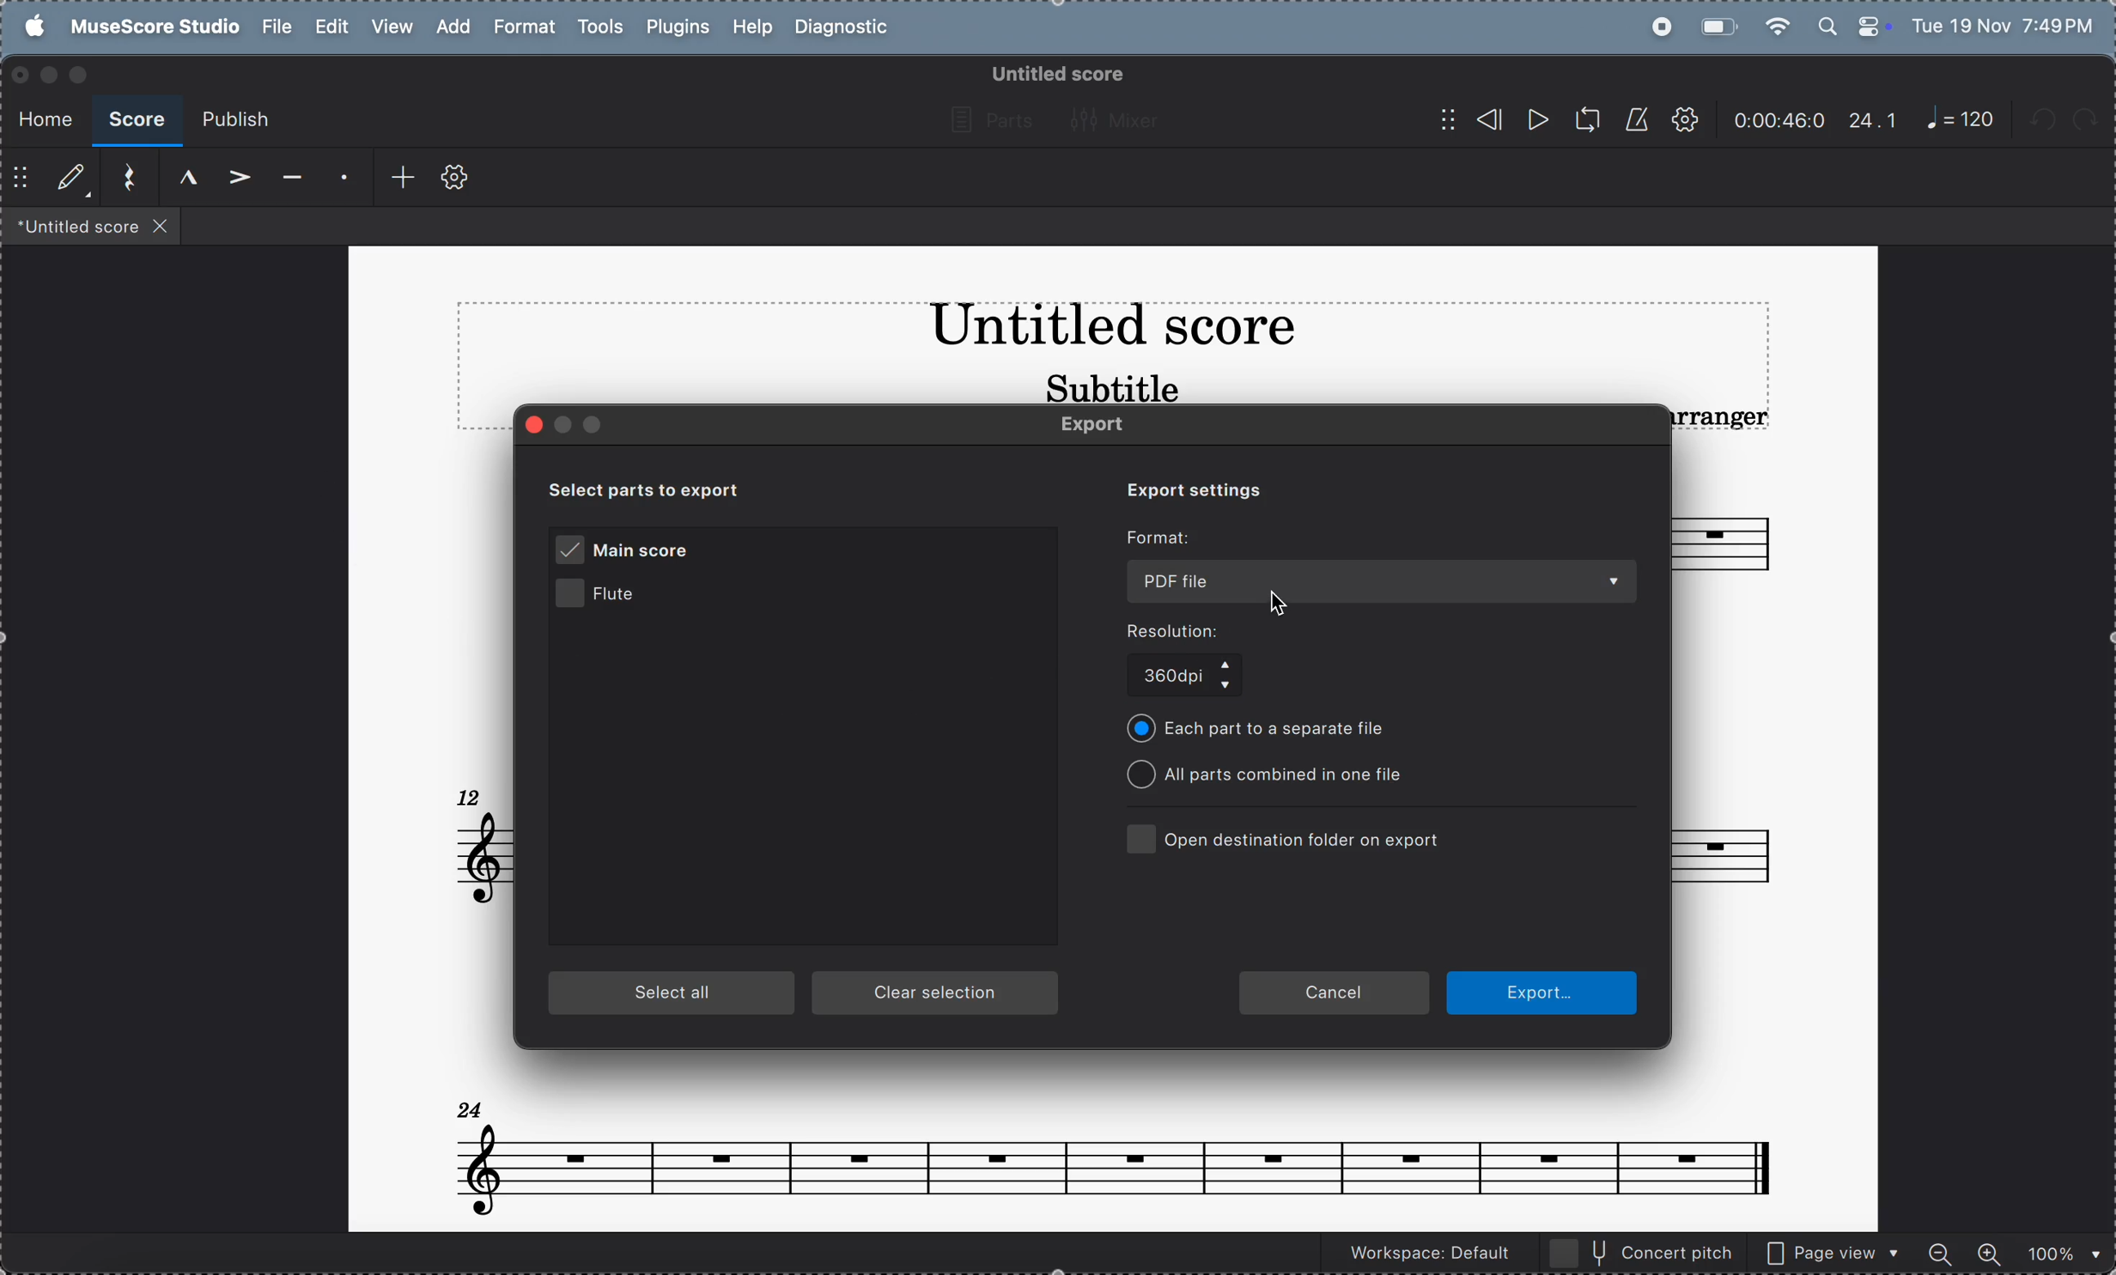  What do you see at coordinates (1219, 631) in the screenshot?
I see `resoultion` at bounding box center [1219, 631].